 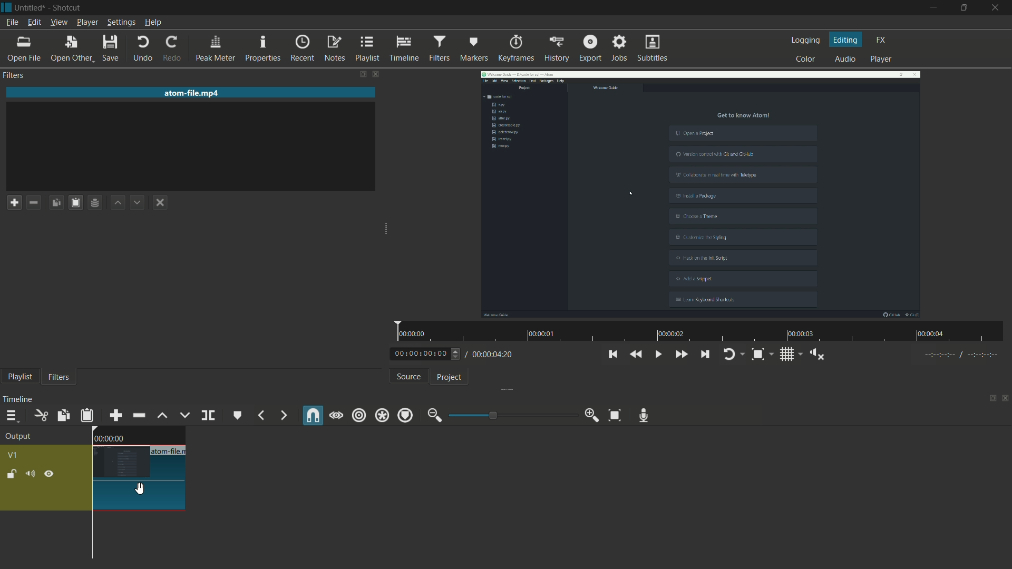 What do you see at coordinates (143, 49) in the screenshot?
I see `undo` at bounding box center [143, 49].